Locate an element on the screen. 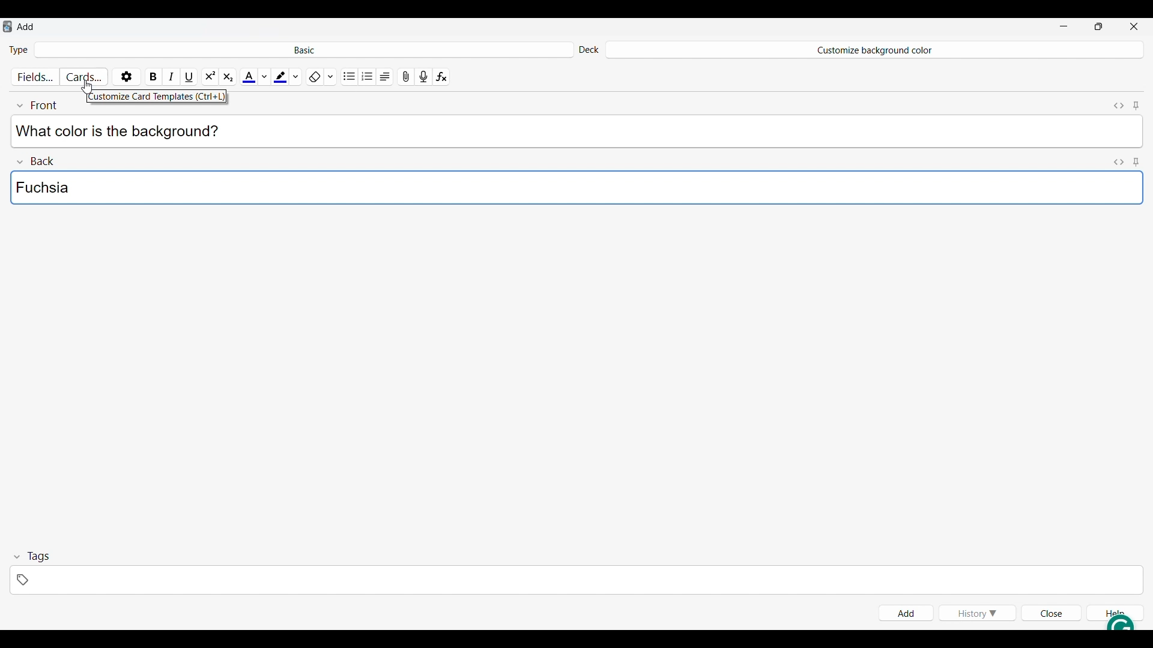  Text color options is located at coordinates (264, 75).